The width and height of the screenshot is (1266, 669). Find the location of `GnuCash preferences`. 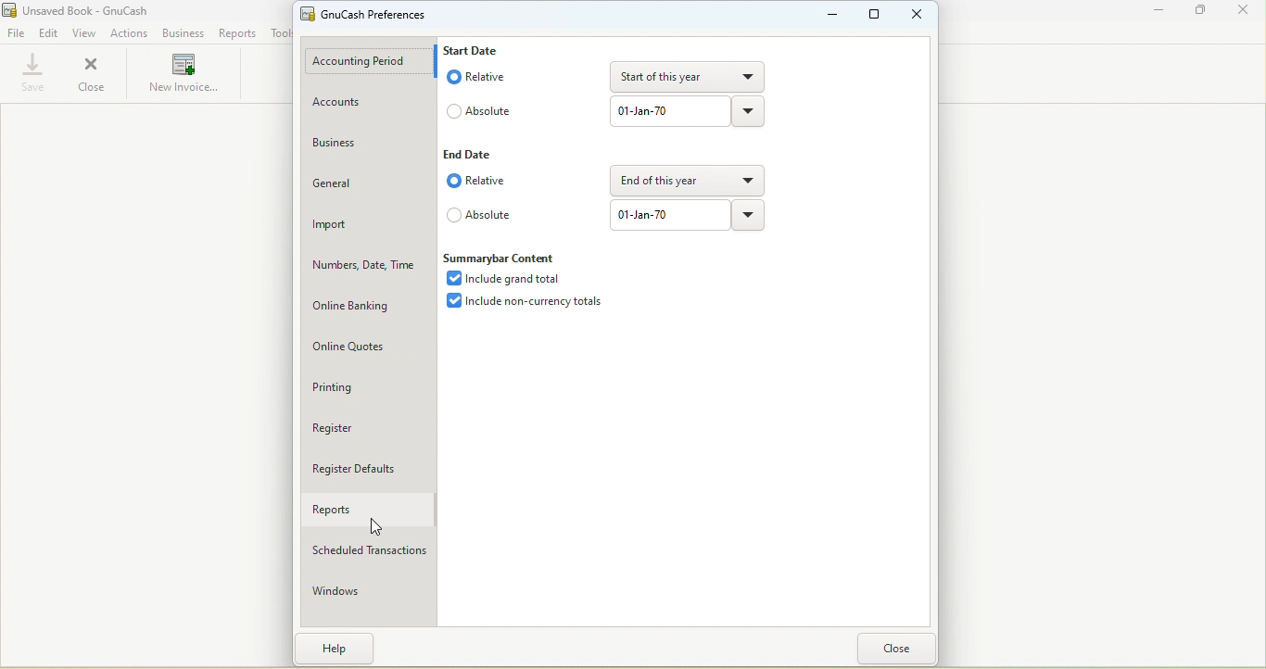

GnuCash preferences is located at coordinates (371, 15).